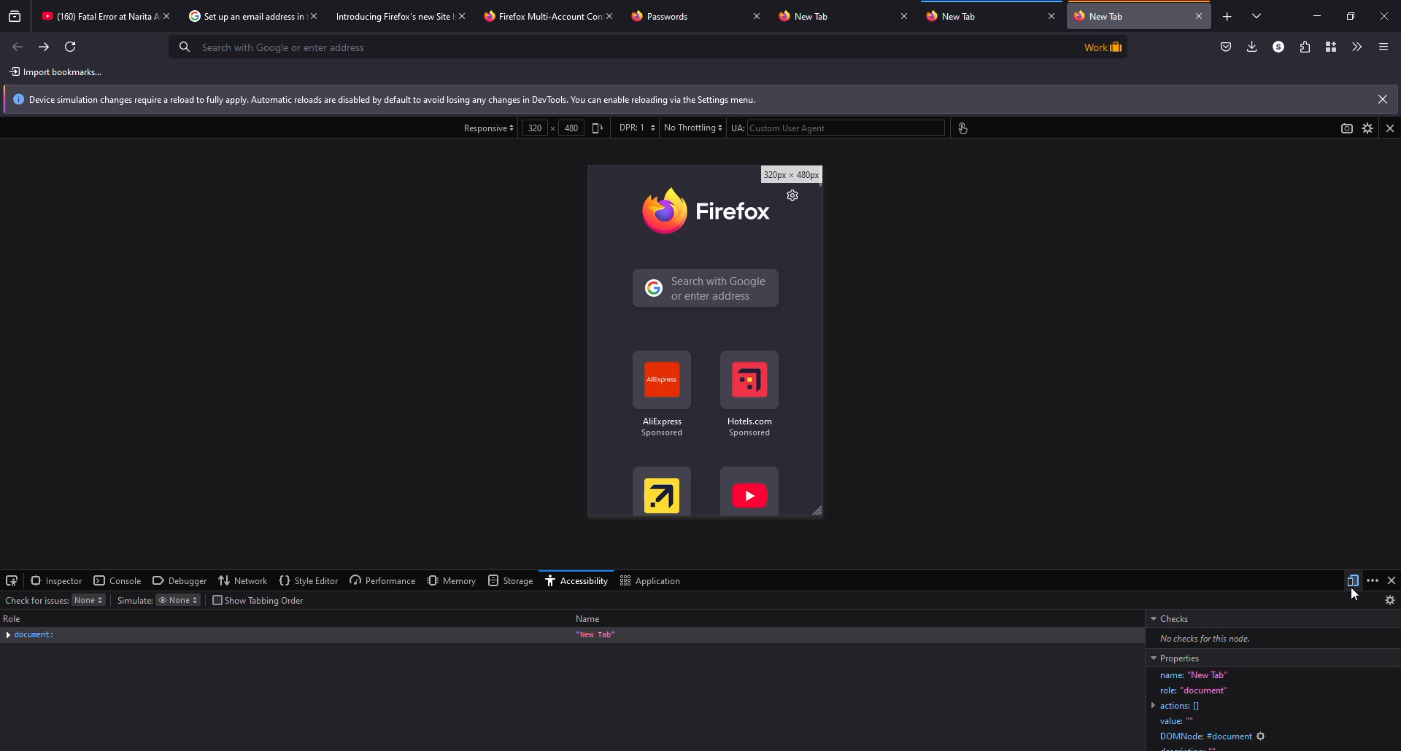 This screenshot has width=1401, height=751. I want to click on memory, so click(452, 581).